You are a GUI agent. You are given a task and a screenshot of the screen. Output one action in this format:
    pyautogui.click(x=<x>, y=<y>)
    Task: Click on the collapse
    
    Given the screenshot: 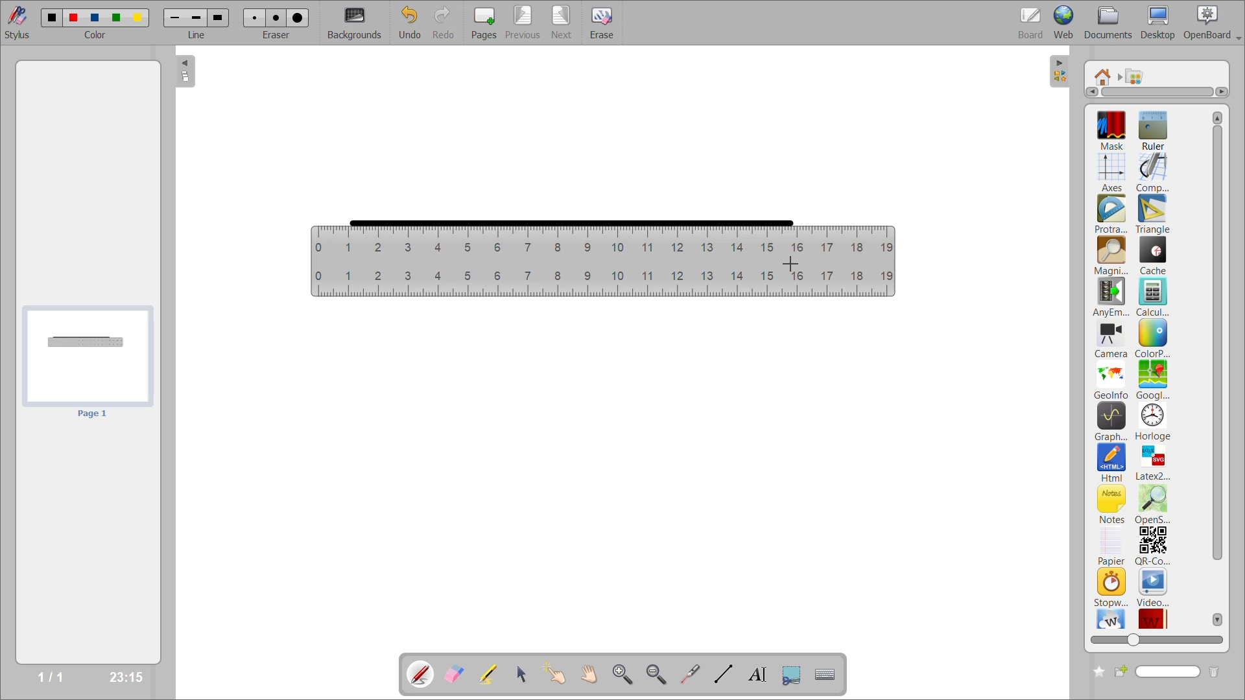 What is the action you would take?
    pyautogui.click(x=1061, y=72)
    